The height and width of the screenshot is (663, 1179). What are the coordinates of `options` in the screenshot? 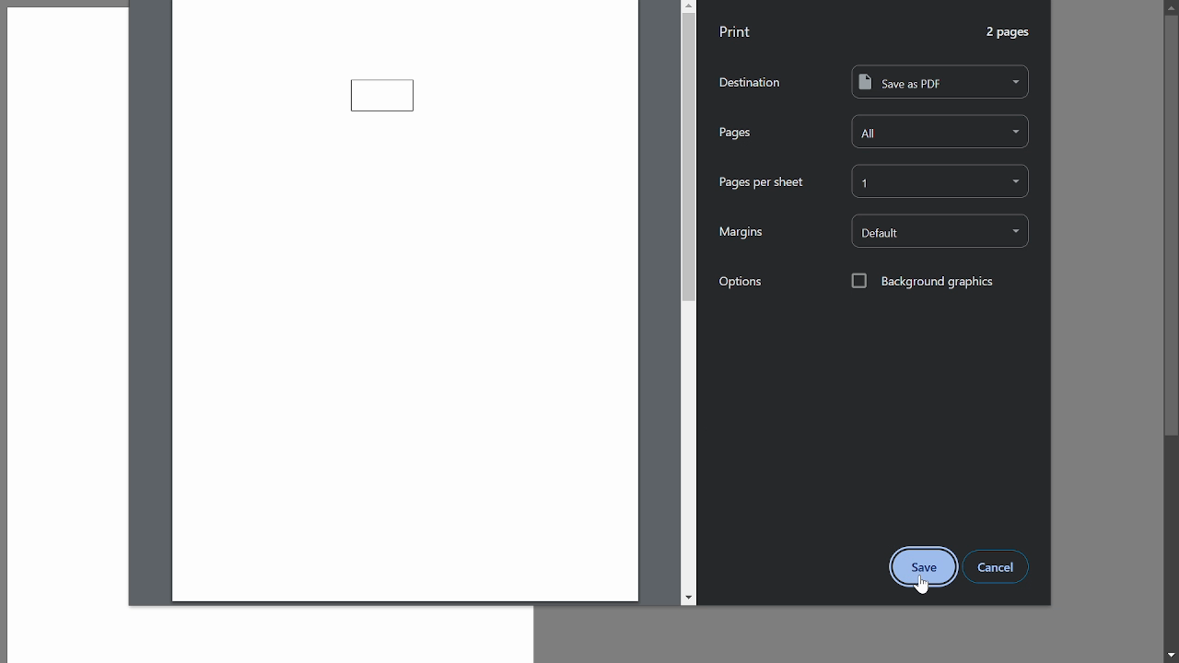 It's located at (741, 281).